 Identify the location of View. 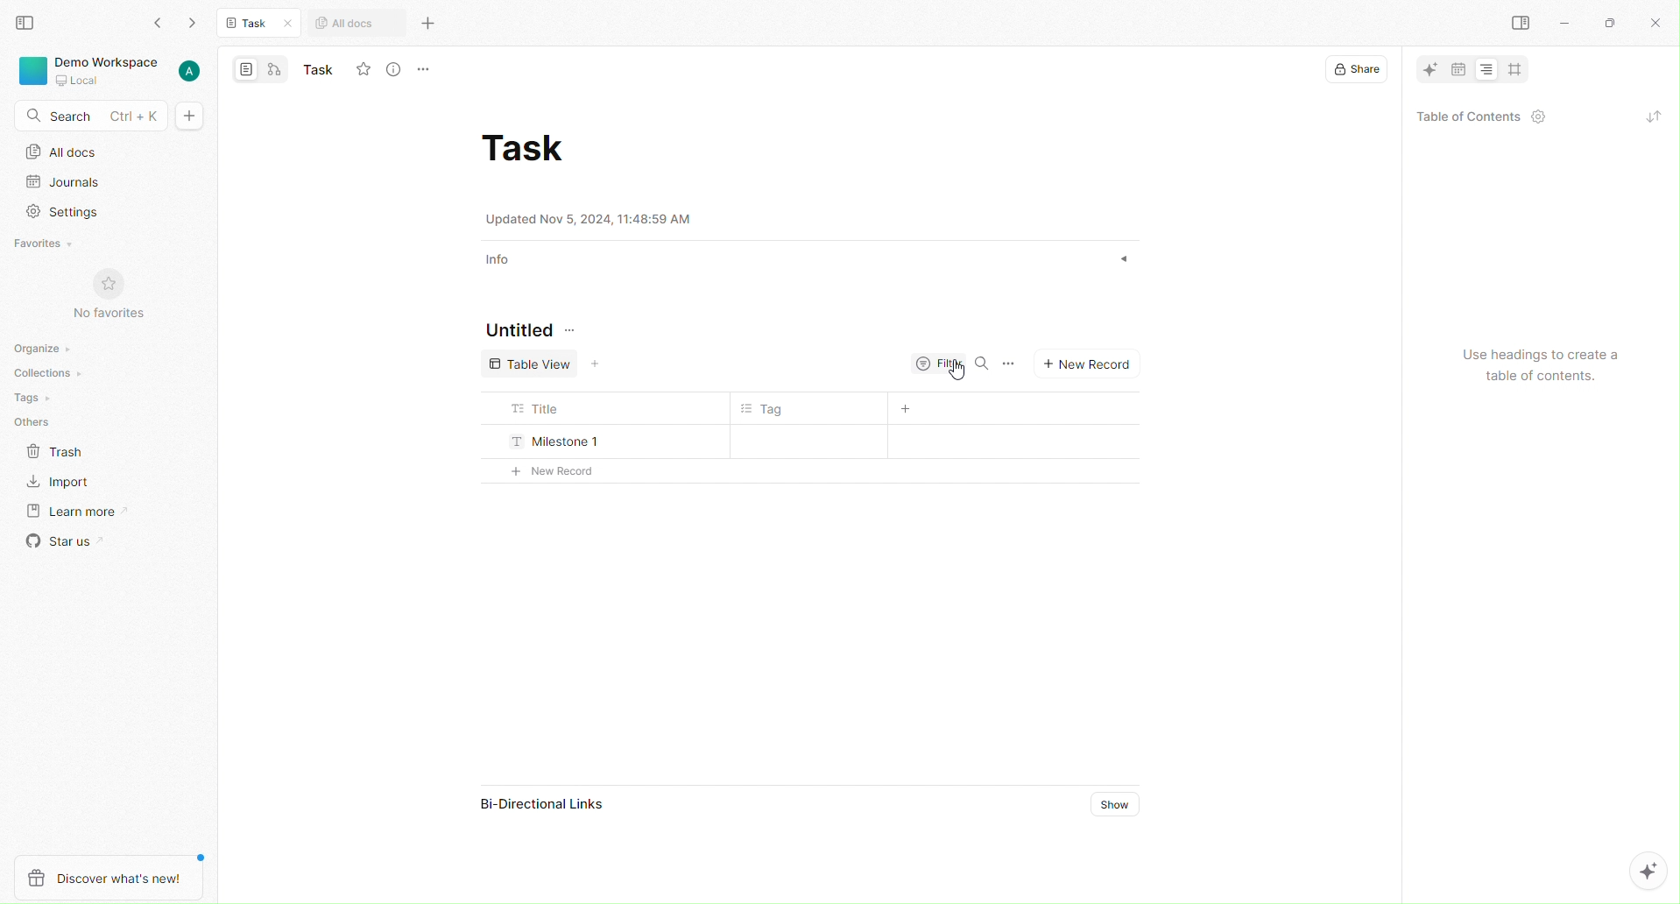
(23, 24).